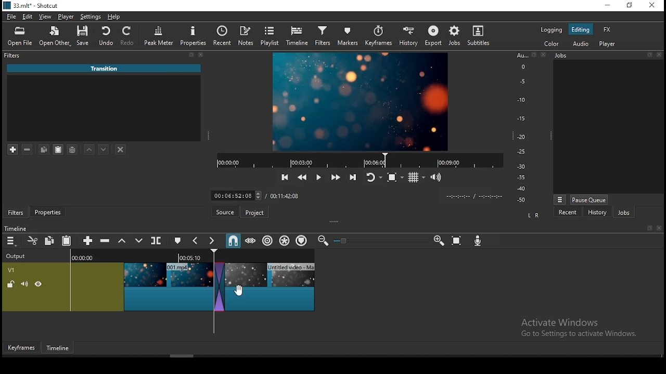 Image resolution: width=666 pixels, height=374 pixels. Describe the element at coordinates (237, 194) in the screenshot. I see `elapsed time` at that location.